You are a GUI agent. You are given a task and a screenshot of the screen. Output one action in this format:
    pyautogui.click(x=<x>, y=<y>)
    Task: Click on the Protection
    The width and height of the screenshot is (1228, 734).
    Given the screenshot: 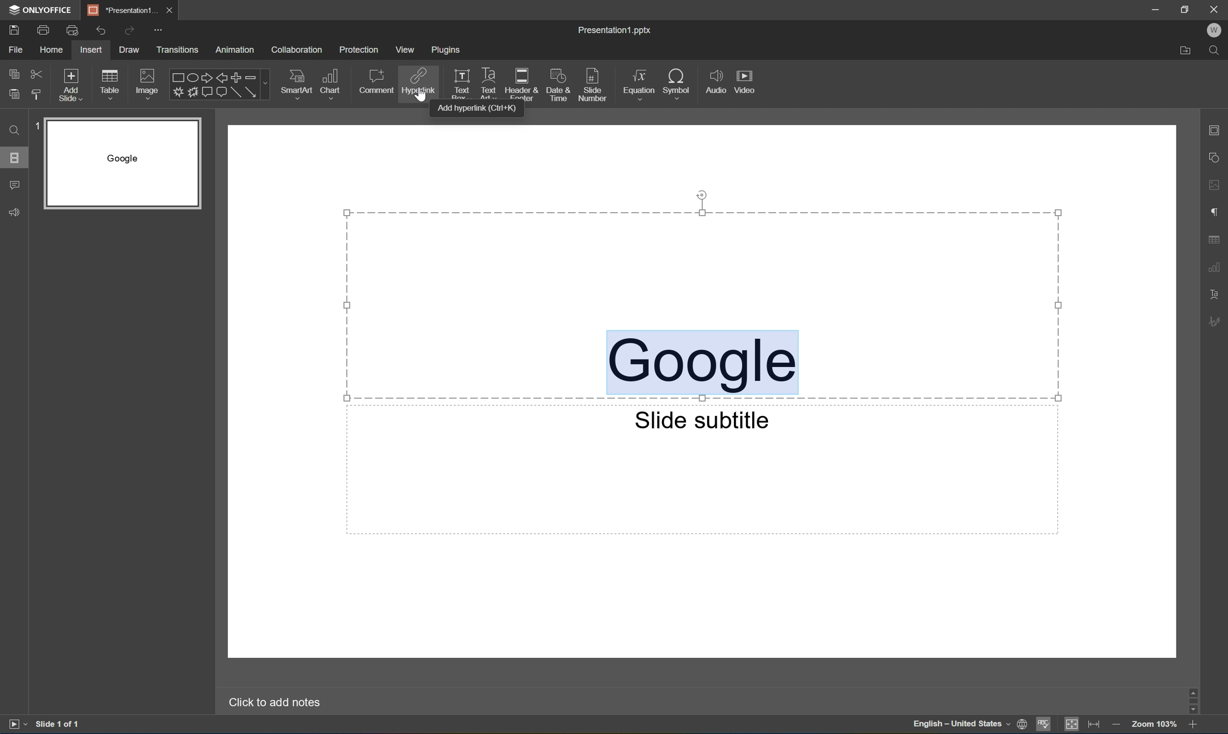 What is the action you would take?
    pyautogui.click(x=360, y=49)
    